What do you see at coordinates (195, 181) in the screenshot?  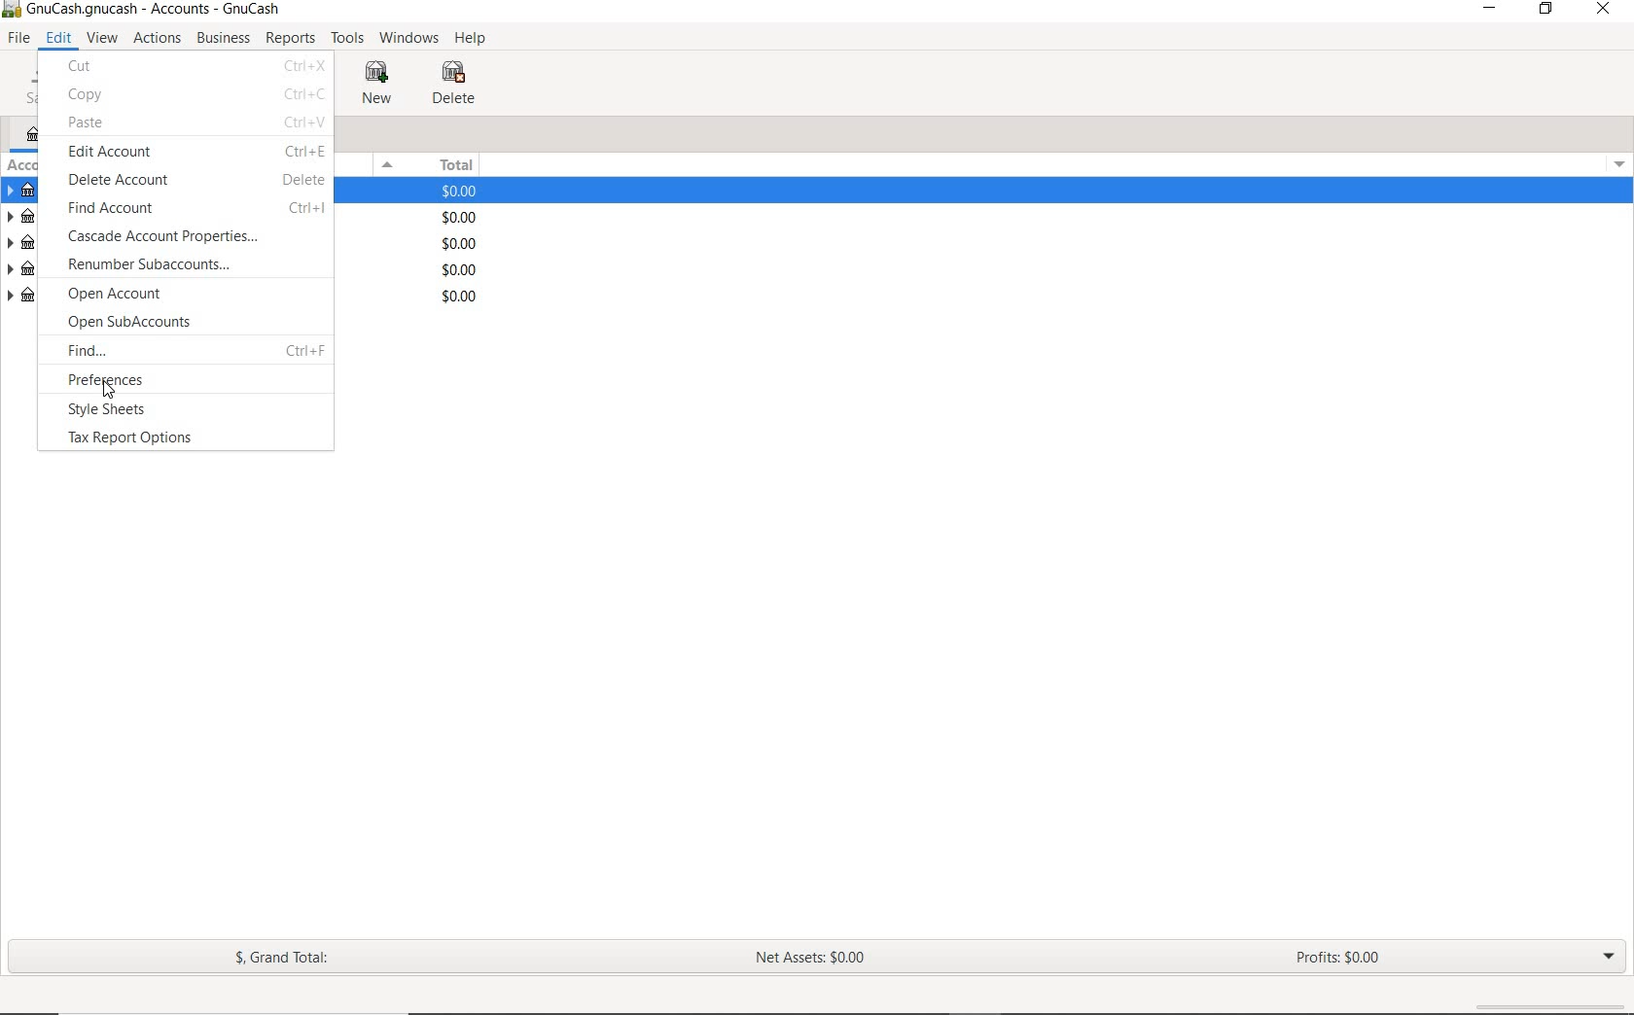 I see `DELETE ACCOUNT` at bounding box center [195, 181].